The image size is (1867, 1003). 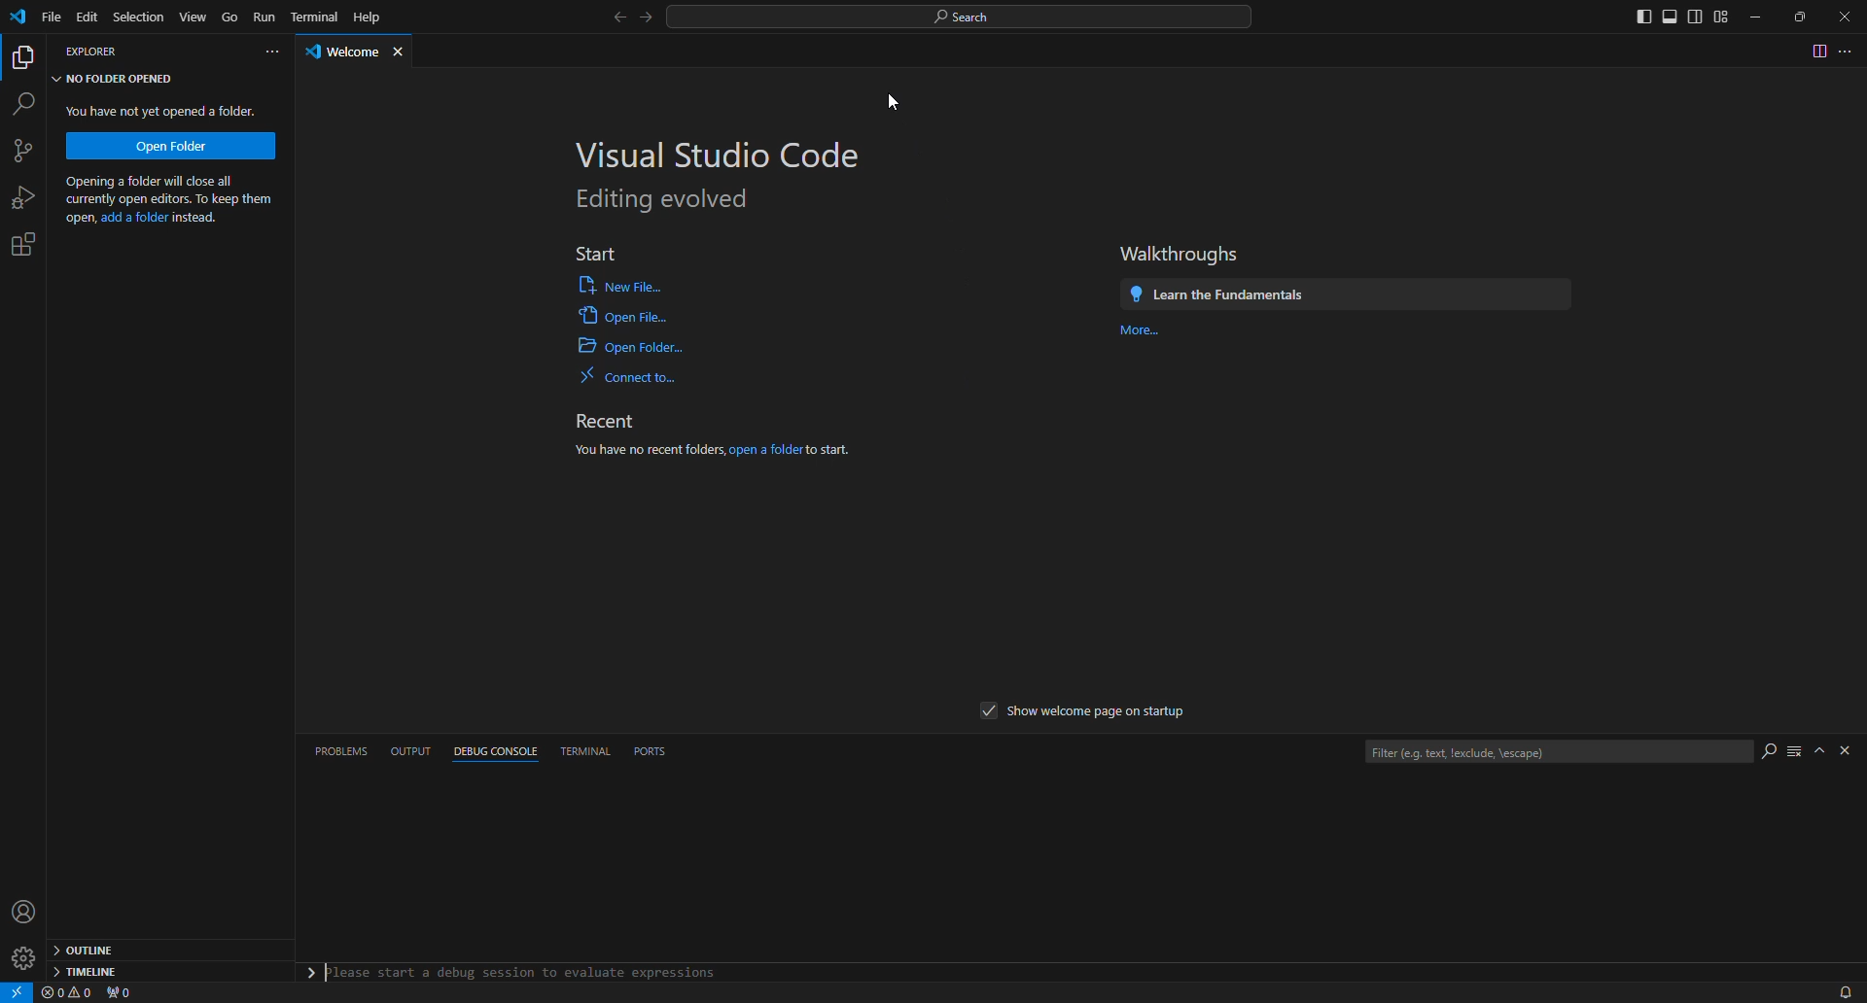 I want to click on File, so click(x=50, y=18).